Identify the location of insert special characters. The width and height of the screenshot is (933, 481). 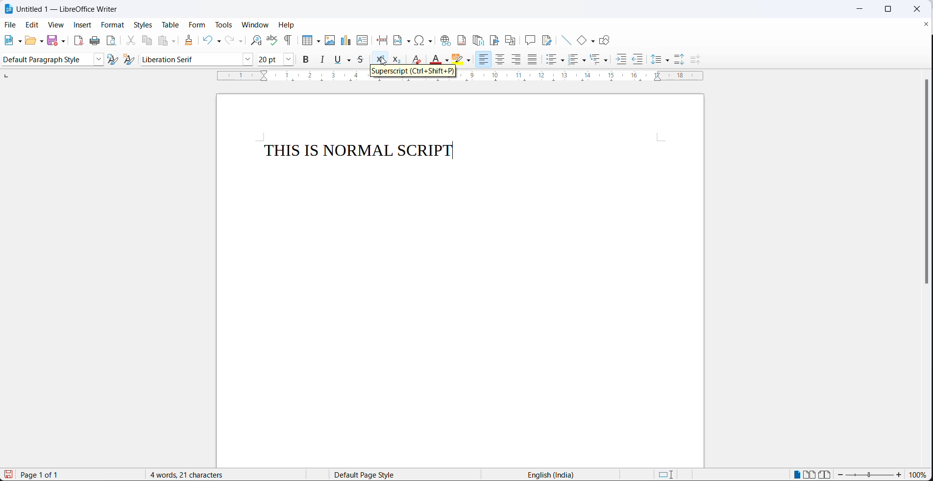
(425, 40).